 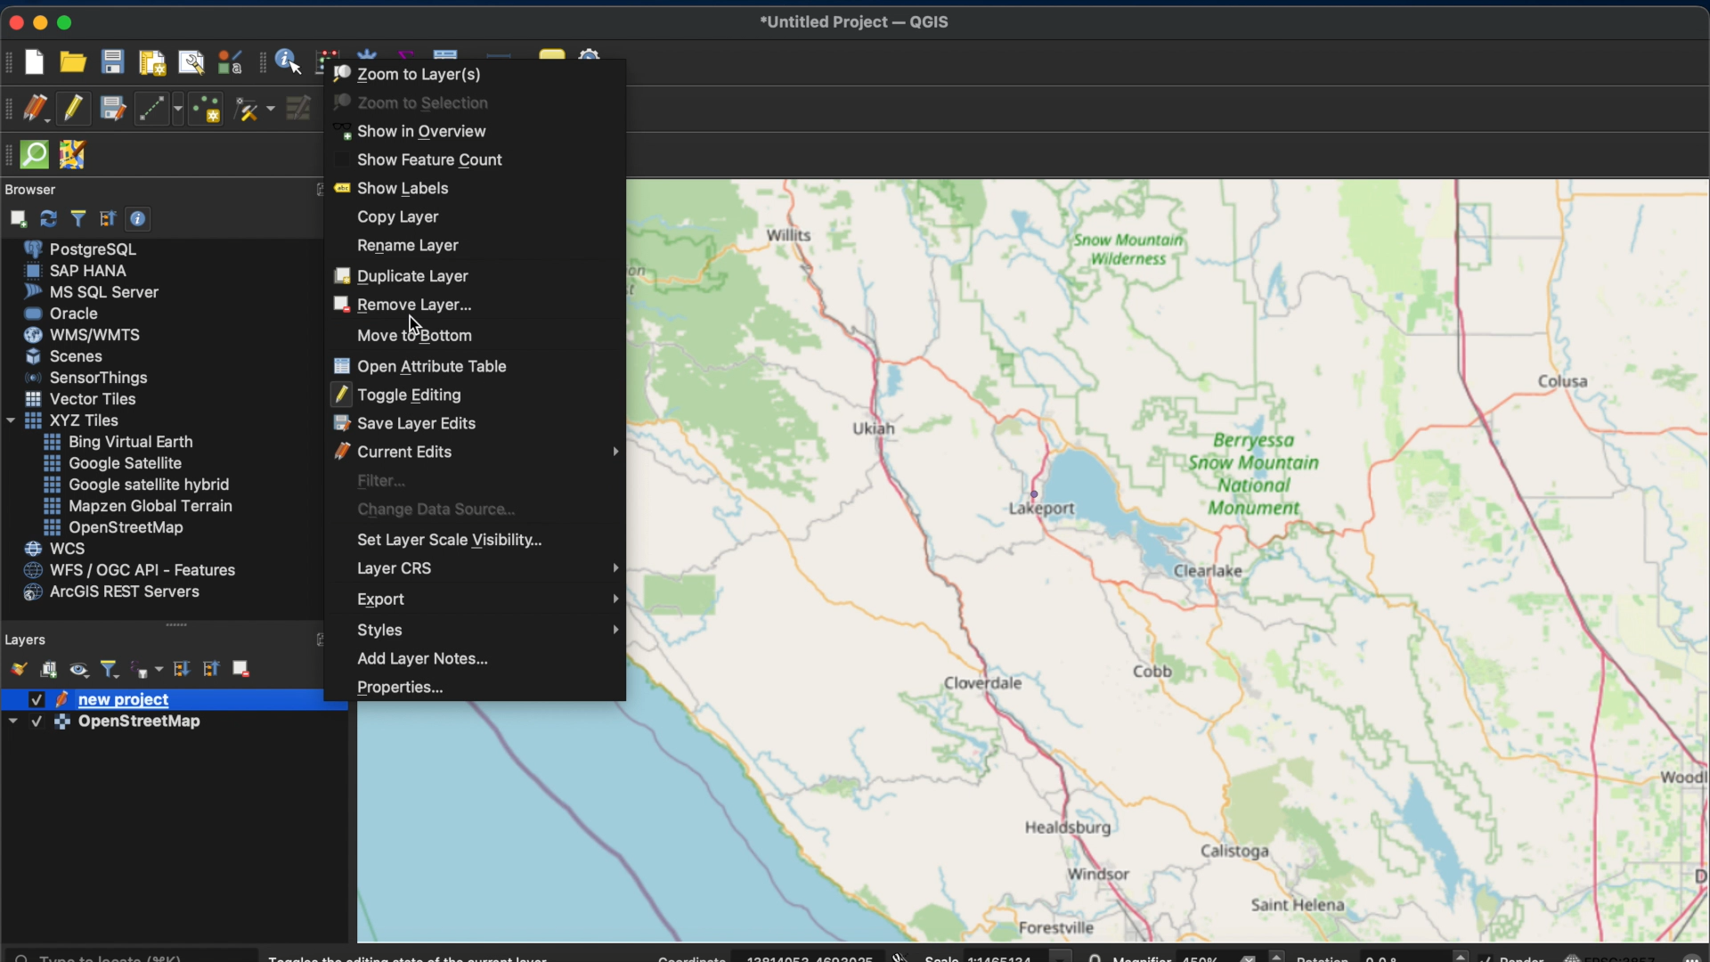 What do you see at coordinates (54, 548) in the screenshot?
I see `wcs` at bounding box center [54, 548].